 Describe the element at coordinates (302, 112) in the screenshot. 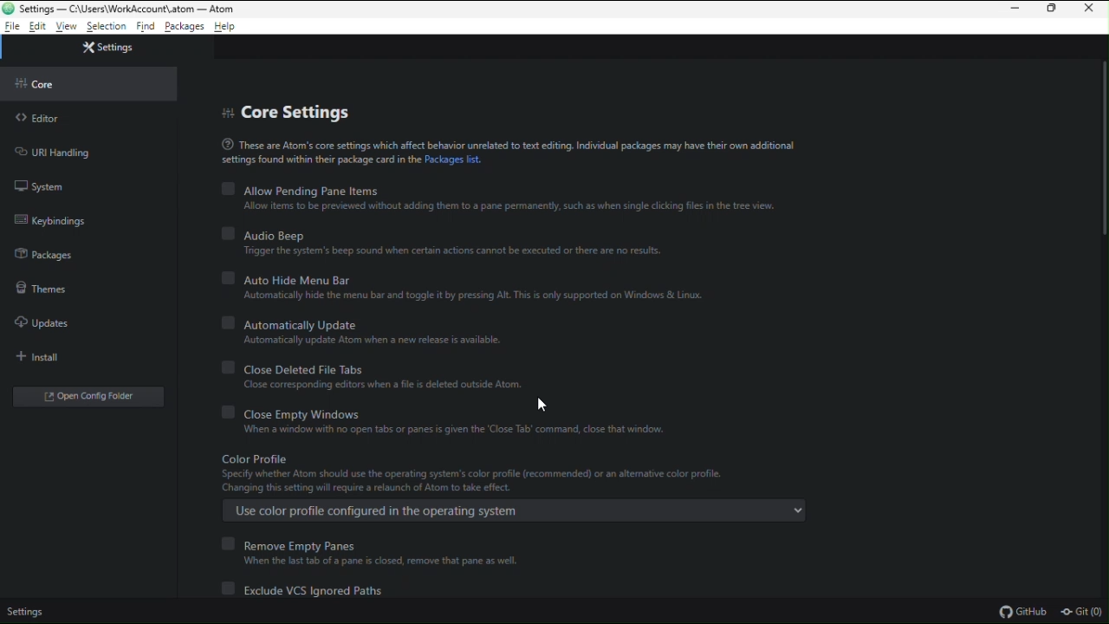

I see `Core settings` at that location.